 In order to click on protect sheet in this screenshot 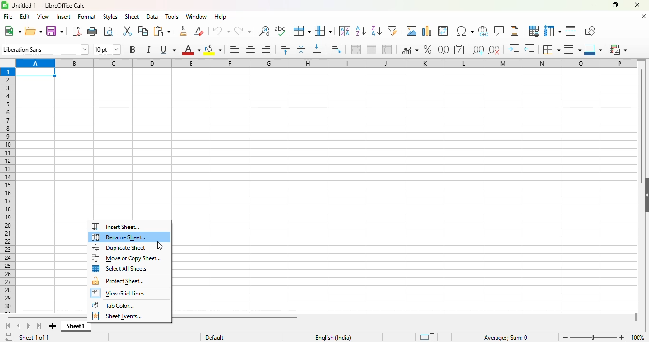, I will do `click(118, 281)`.